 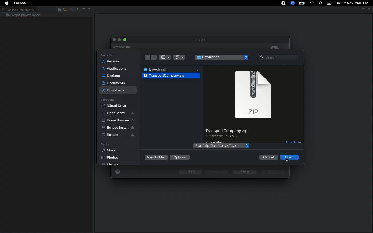 I want to click on Maximize, so click(x=89, y=10).